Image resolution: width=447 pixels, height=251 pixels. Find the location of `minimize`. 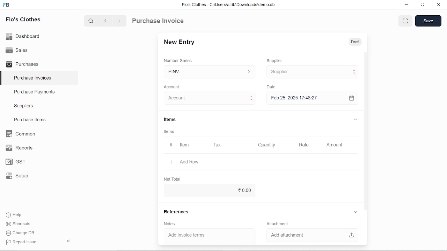

minimize is located at coordinates (406, 5).